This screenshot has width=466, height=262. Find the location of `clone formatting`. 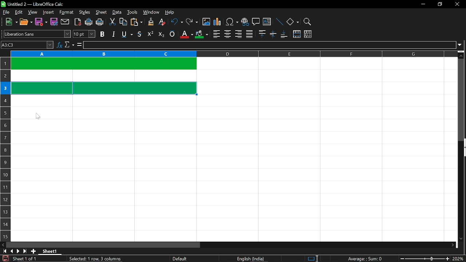

clone formatting is located at coordinates (149, 22).